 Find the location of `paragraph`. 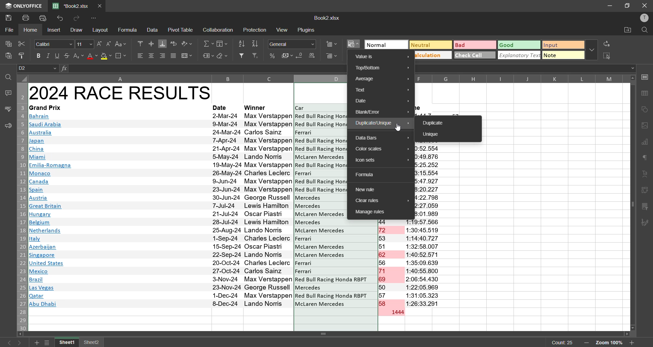

paragraph is located at coordinates (646, 159).